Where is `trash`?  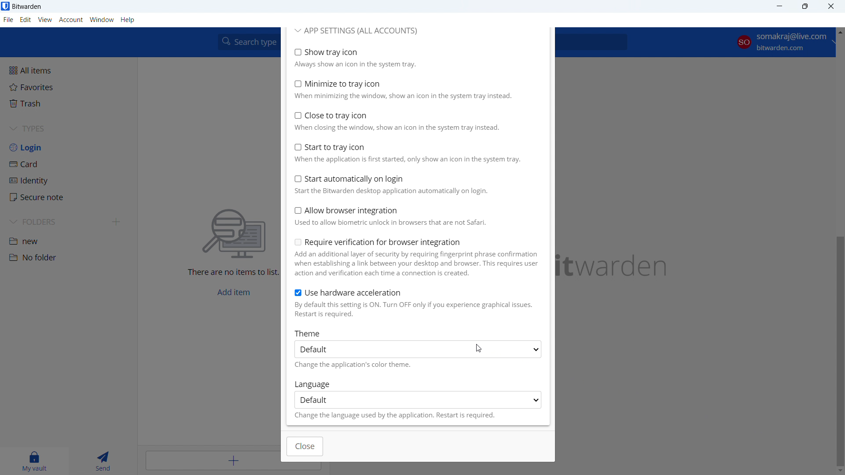
trash is located at coordinates (67, 103).